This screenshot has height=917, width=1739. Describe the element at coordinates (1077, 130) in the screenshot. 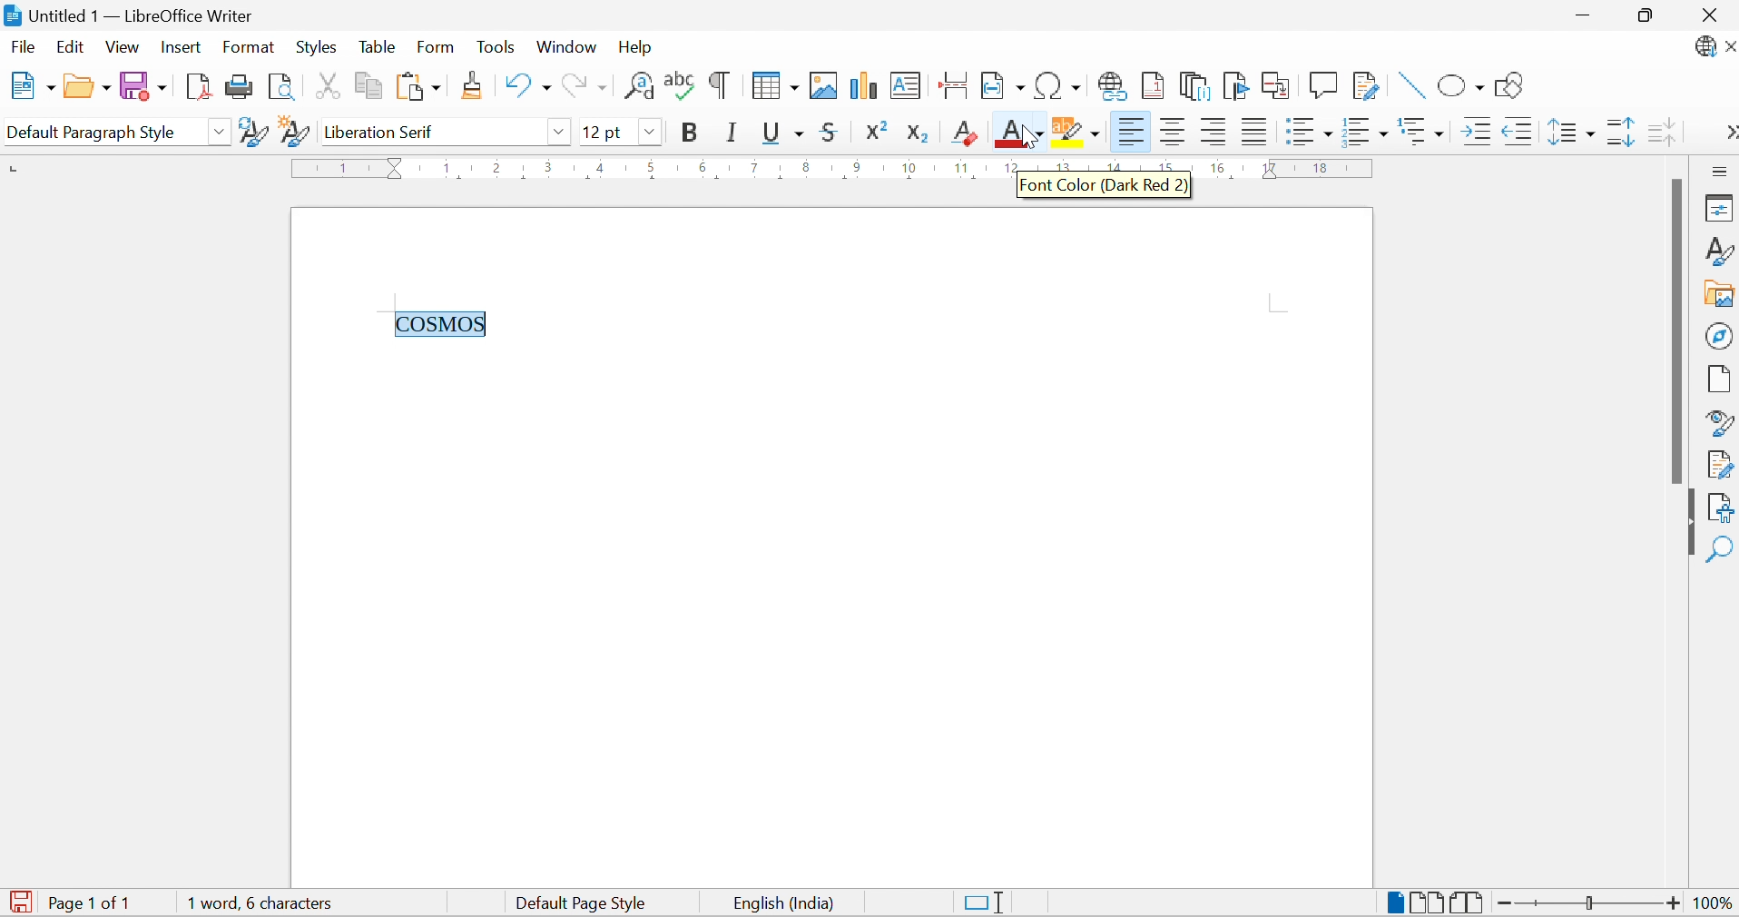

I see `Character Highlighting Color` at that location.